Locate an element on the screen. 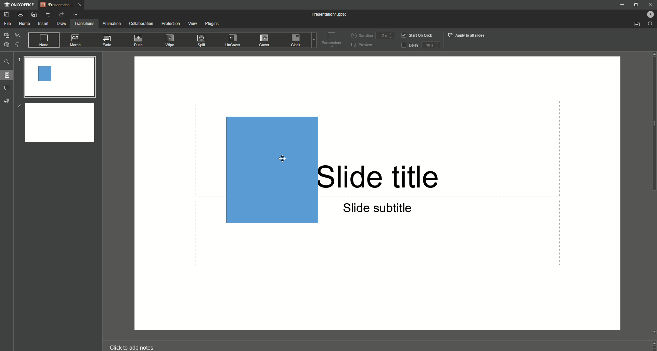 The width and height of the screenshot is (657, 351). Home is located at coordinates (23, 24).